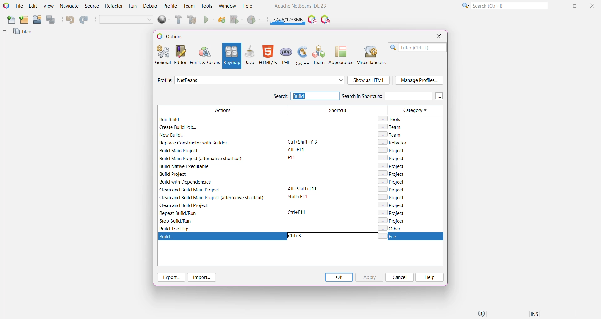 This screenshot has width=601, height=319. Describe the element at coordinates (33, 6) in the screenshot. I see `Edit` at that location.